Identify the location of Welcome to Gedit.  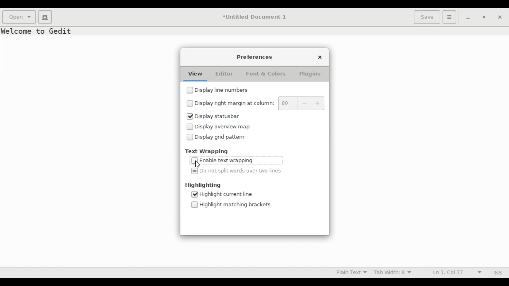
(38, 31).